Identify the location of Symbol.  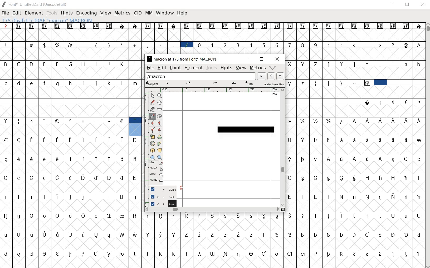
(110, 235).